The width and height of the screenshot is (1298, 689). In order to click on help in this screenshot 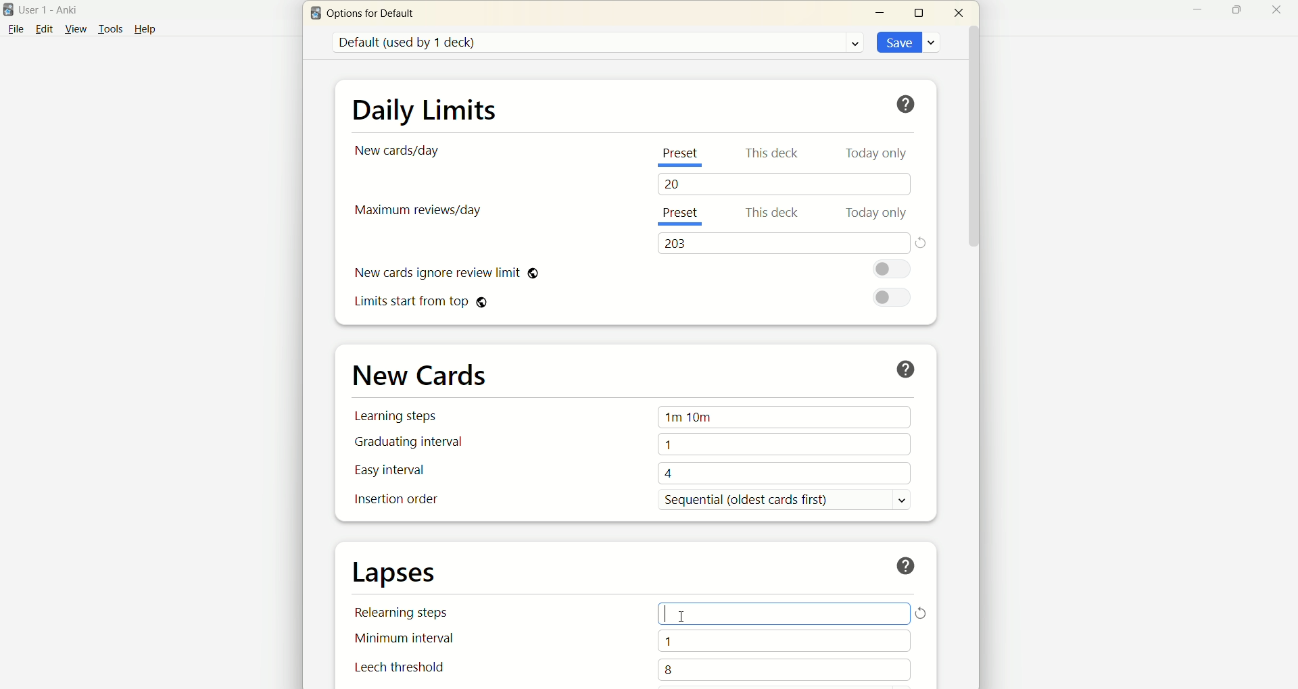, I will do `click(906, 104)`.